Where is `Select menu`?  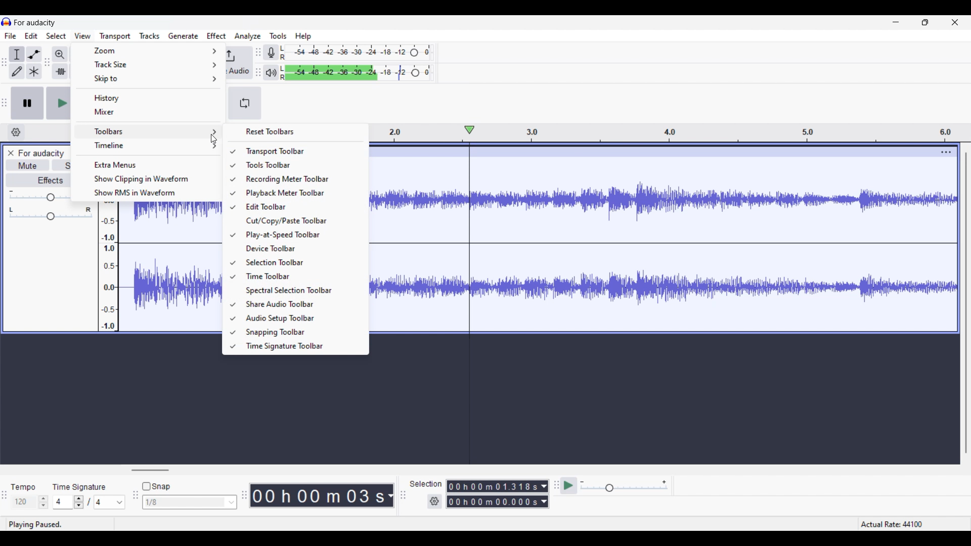
Select menu is located at coordinates (56, 36).